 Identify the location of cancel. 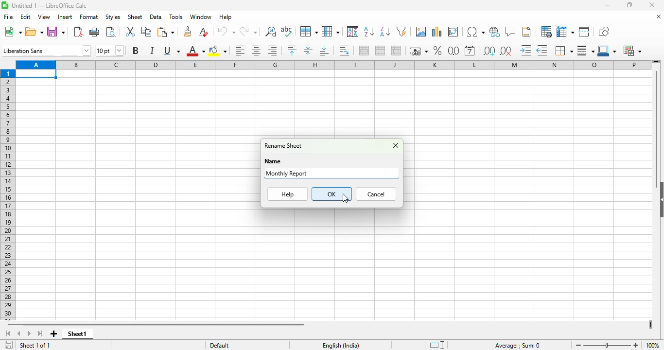
(375, 194).